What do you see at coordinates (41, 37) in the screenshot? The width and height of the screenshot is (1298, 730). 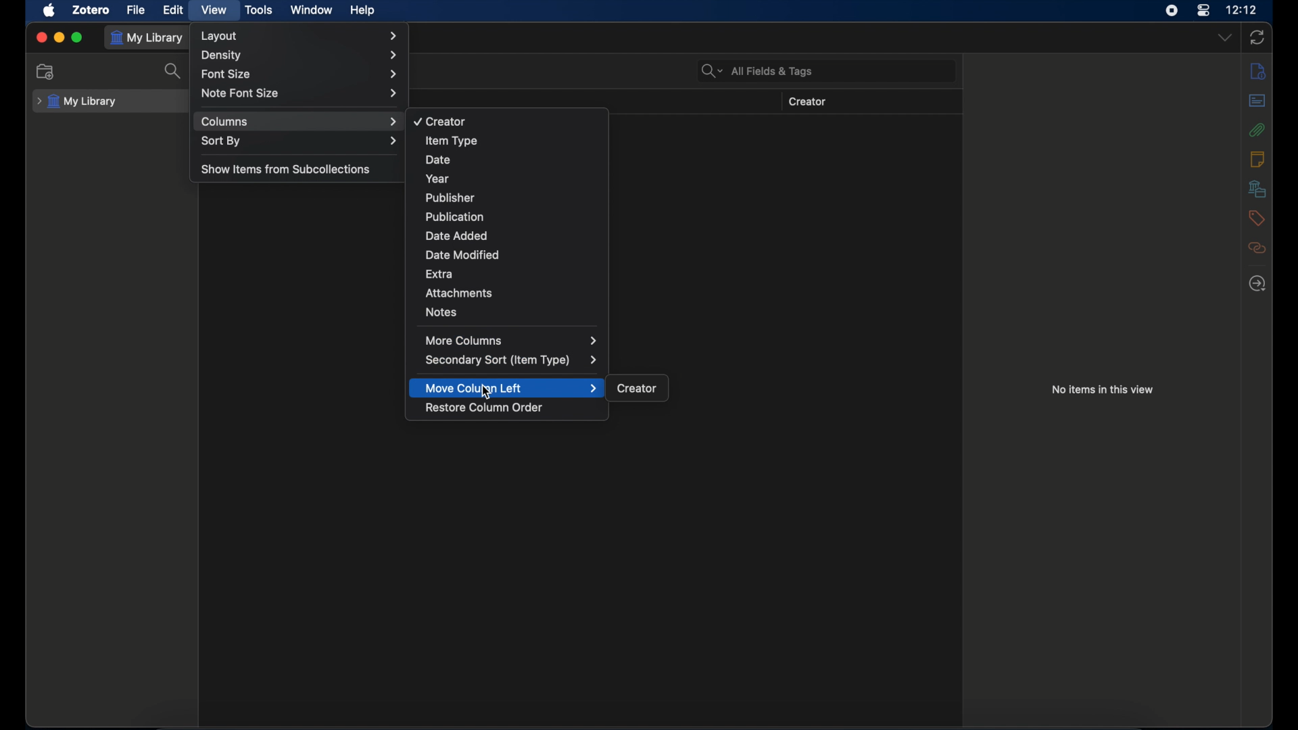 I see `close` at bounding box center [41, 37].